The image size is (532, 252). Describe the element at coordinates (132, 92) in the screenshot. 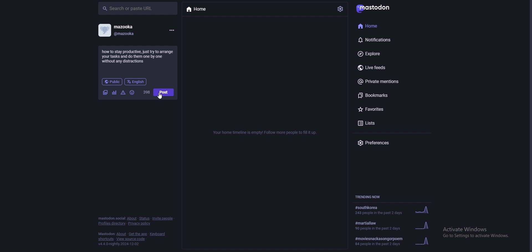

I see `emoji` at that location.